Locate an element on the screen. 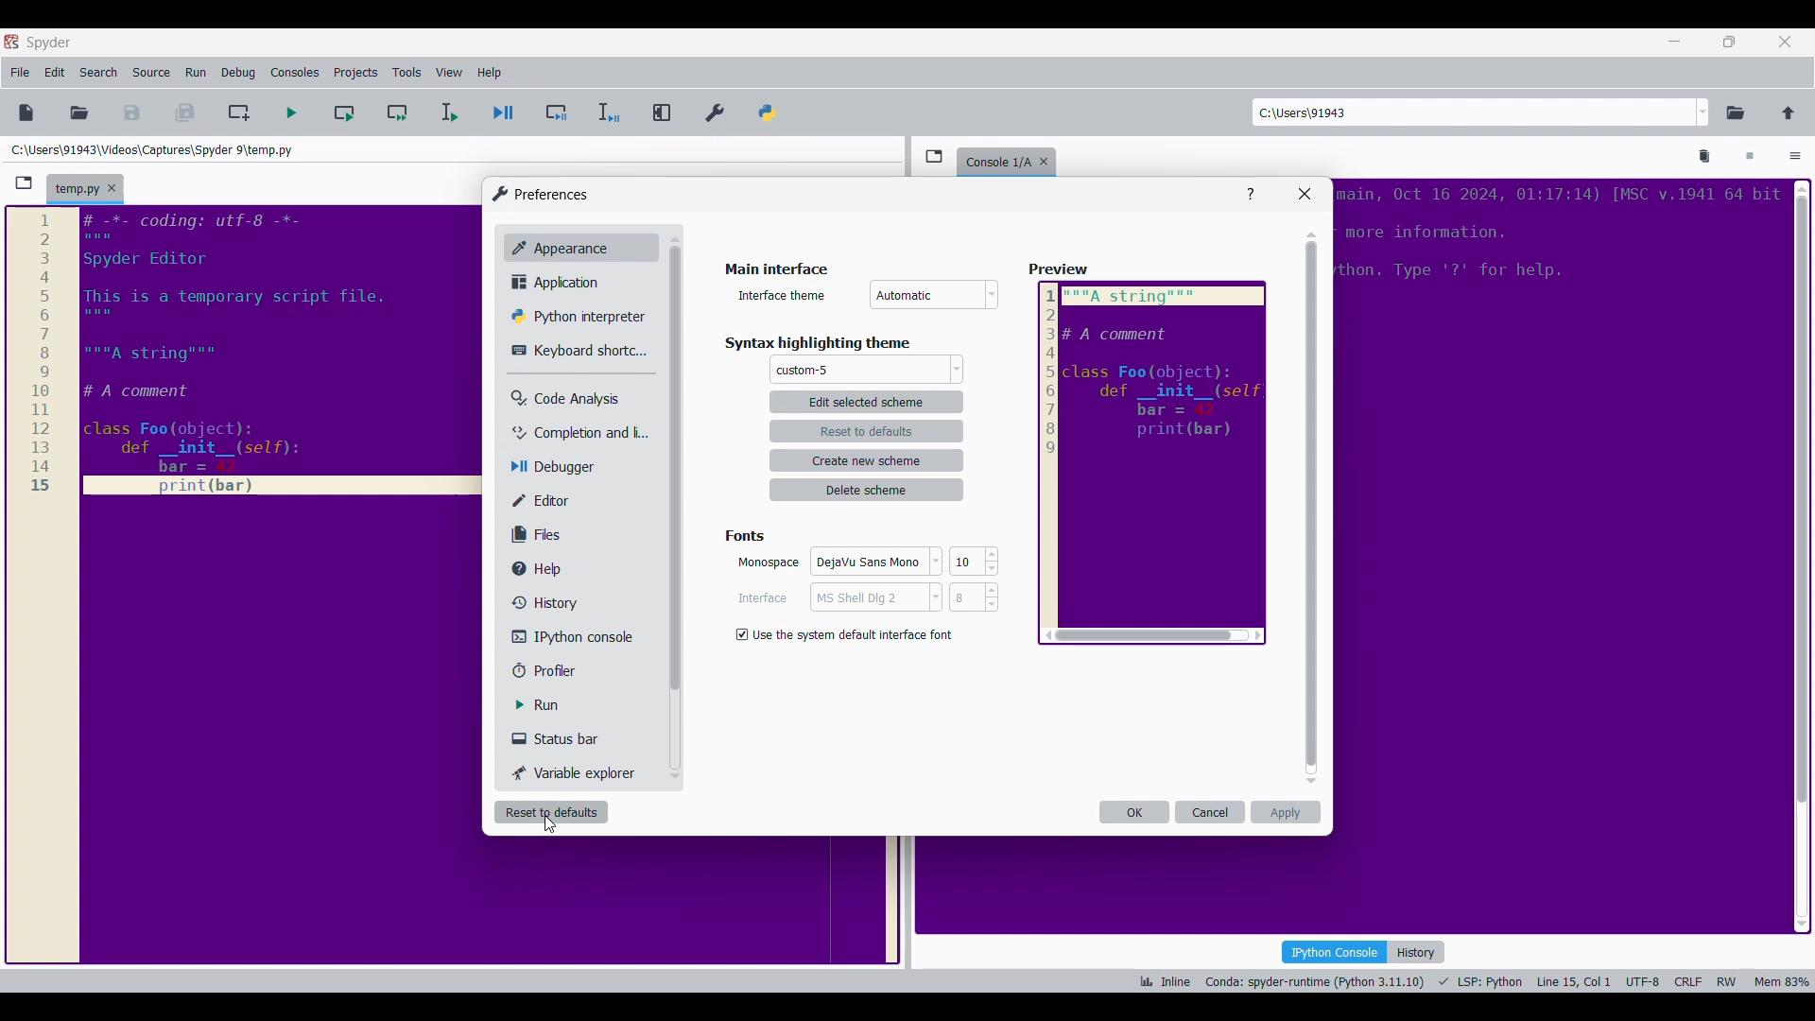 The height and width of the screenshot is (1021, 1815). Create new cell at current line is located at coordinates (239, 112).